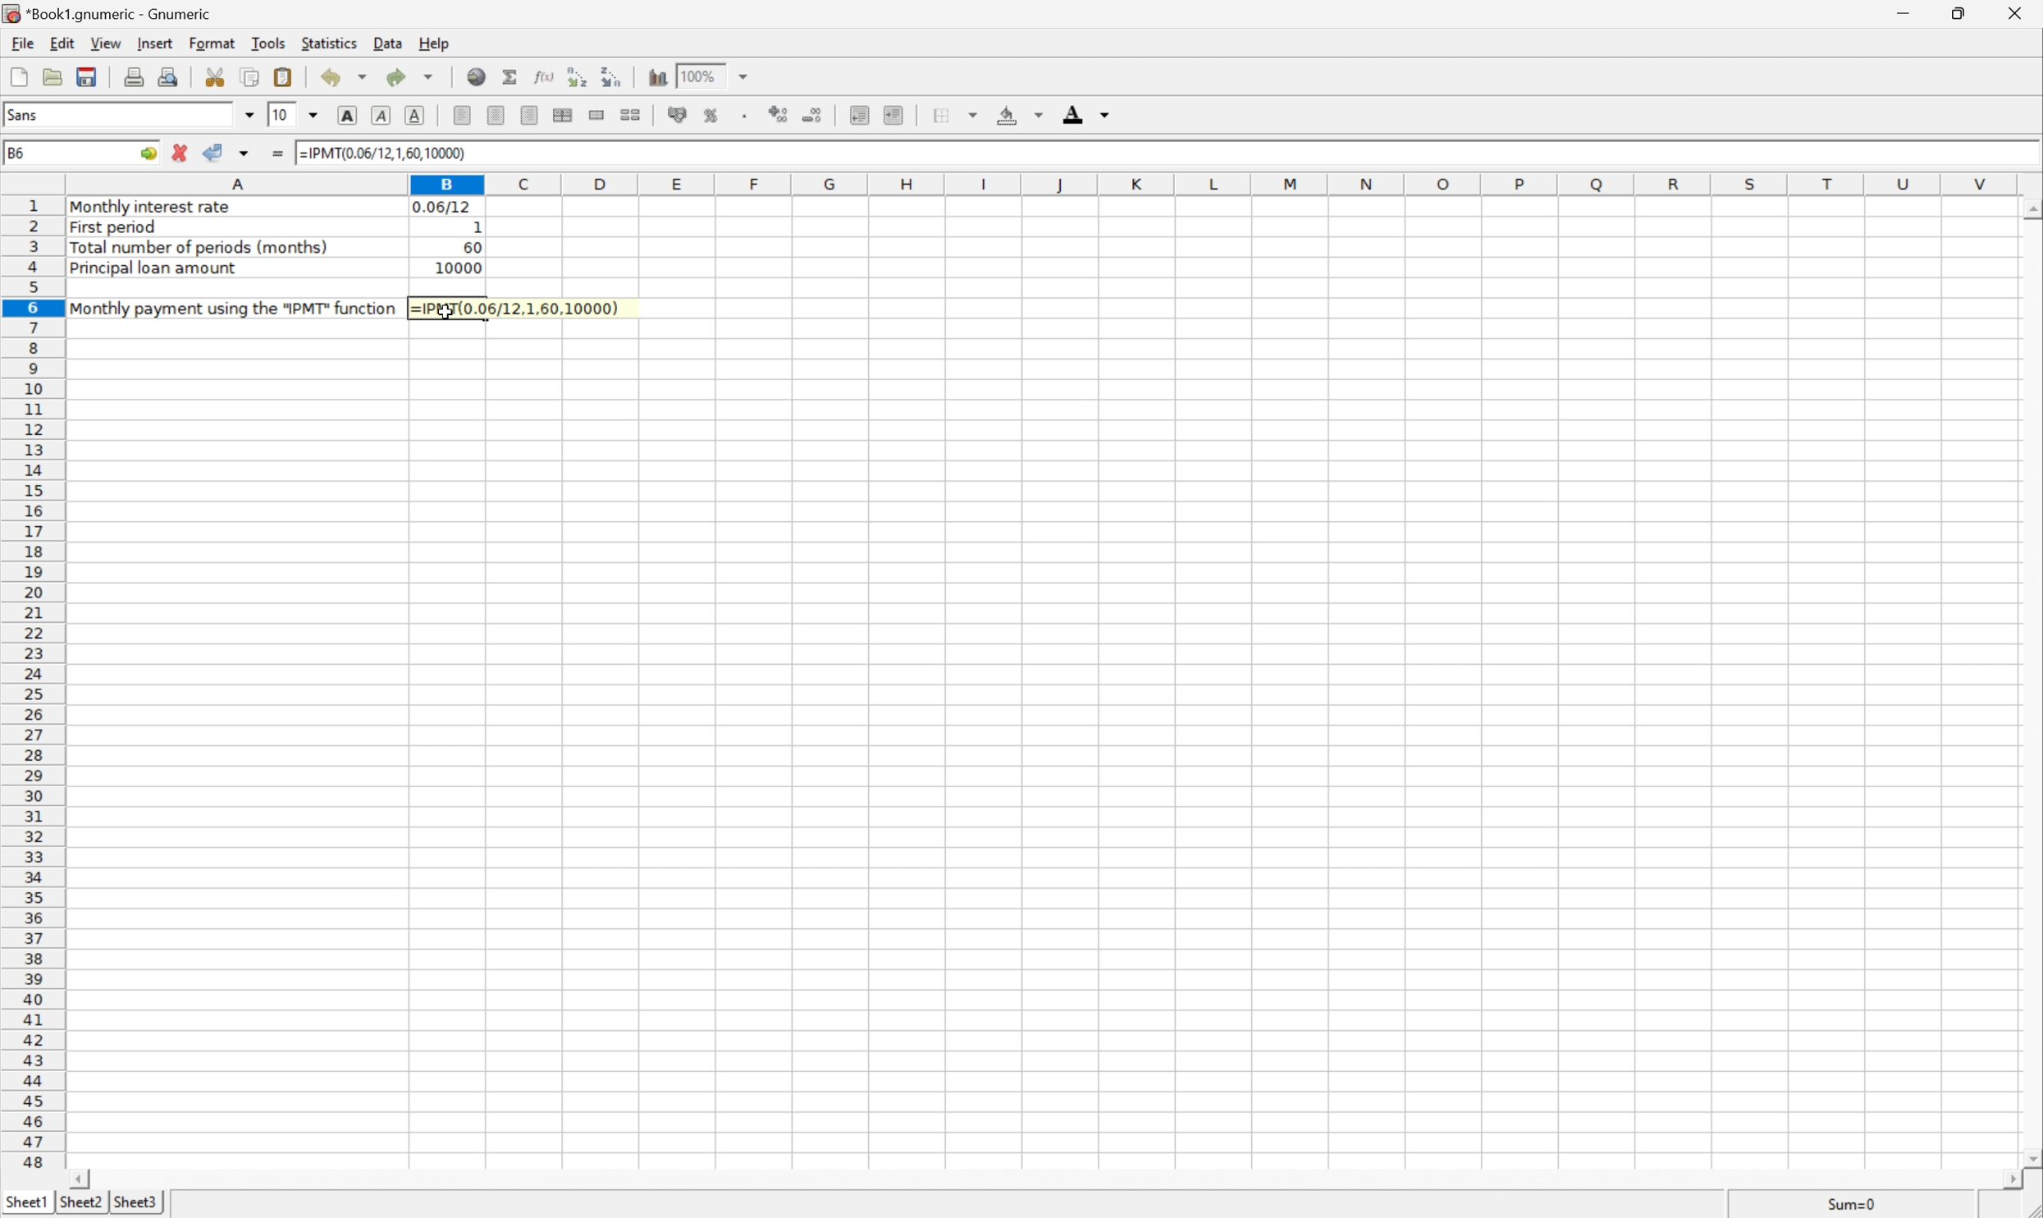  I want to click on Decrease indent, and align the contents to the left, so click(858, 114).